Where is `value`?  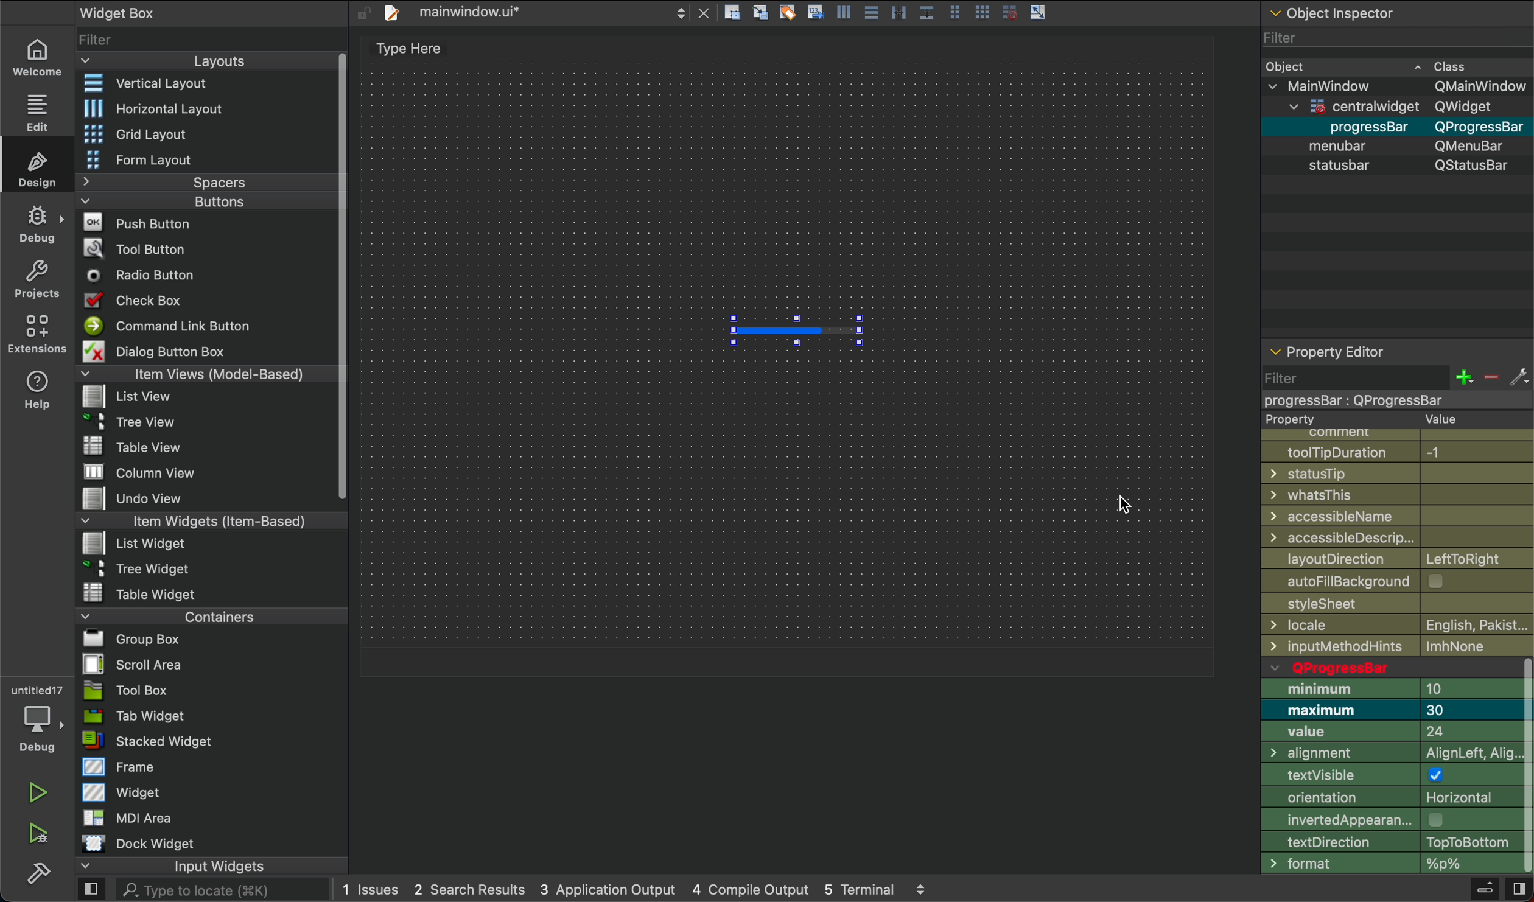 value is located at coordinates (1389, 734).